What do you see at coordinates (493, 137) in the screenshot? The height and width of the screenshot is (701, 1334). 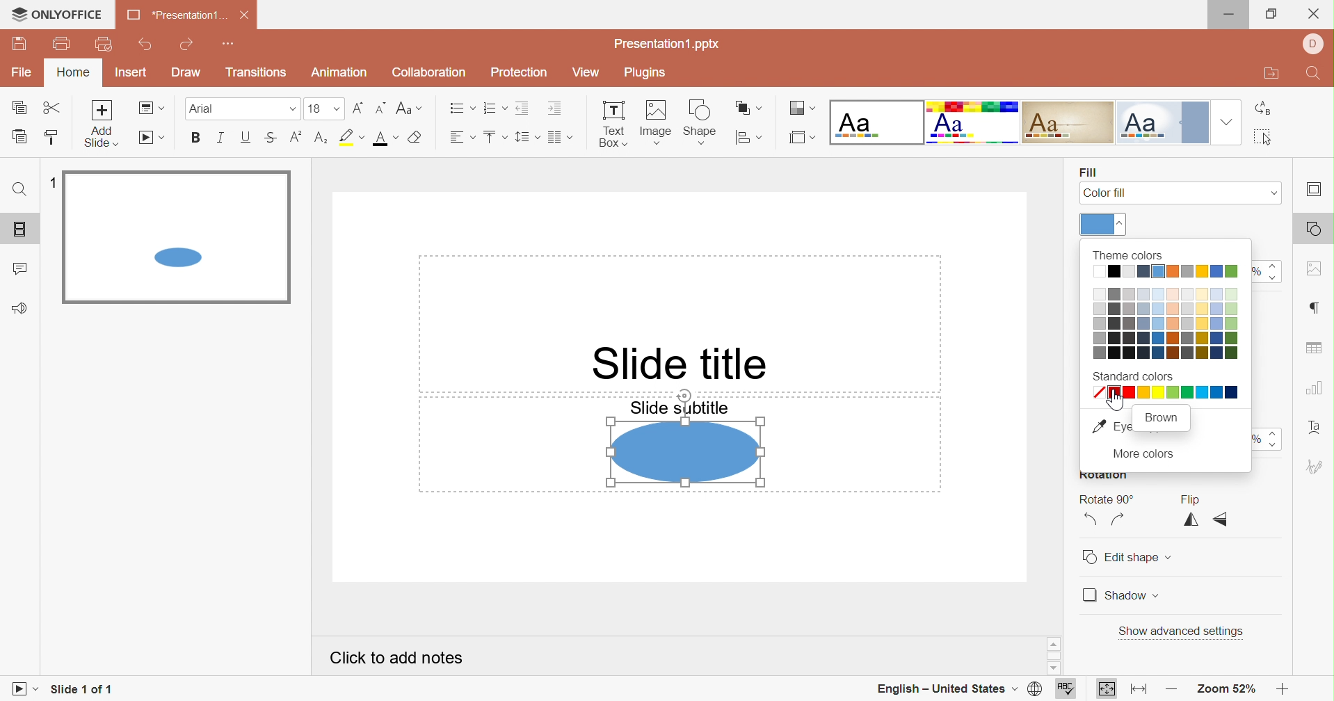 I see `Vertical align` at bounding box center [493, 137].